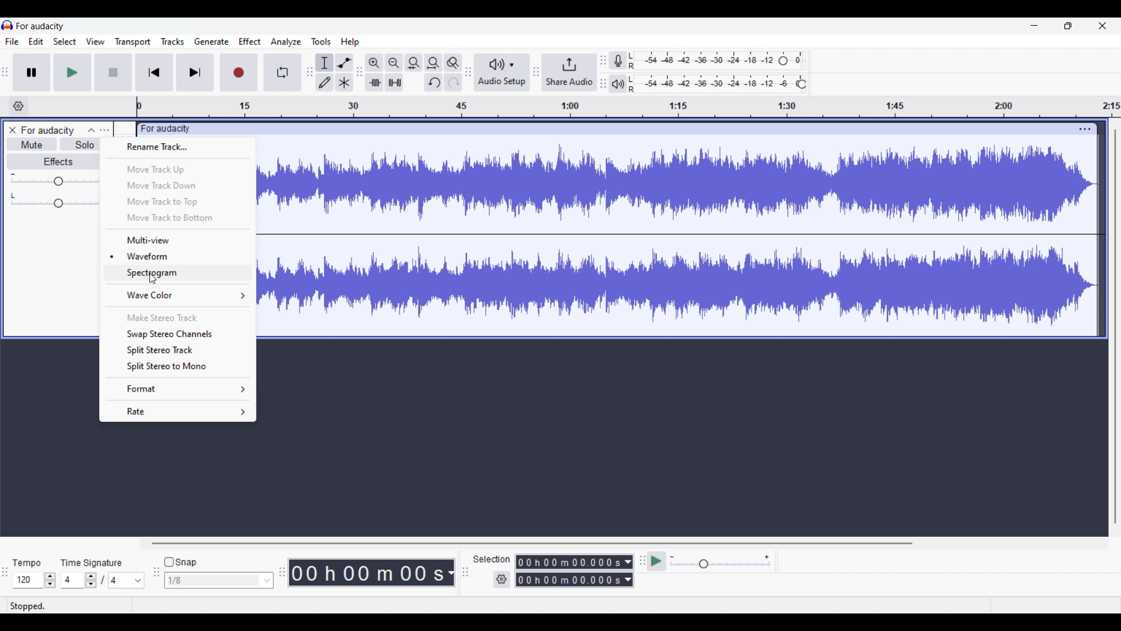 The height and width of the screenshot is (631, 1121). Describe the element at coordinates (103, 580) in the screenshot. I see `Time signature settings` at that location.